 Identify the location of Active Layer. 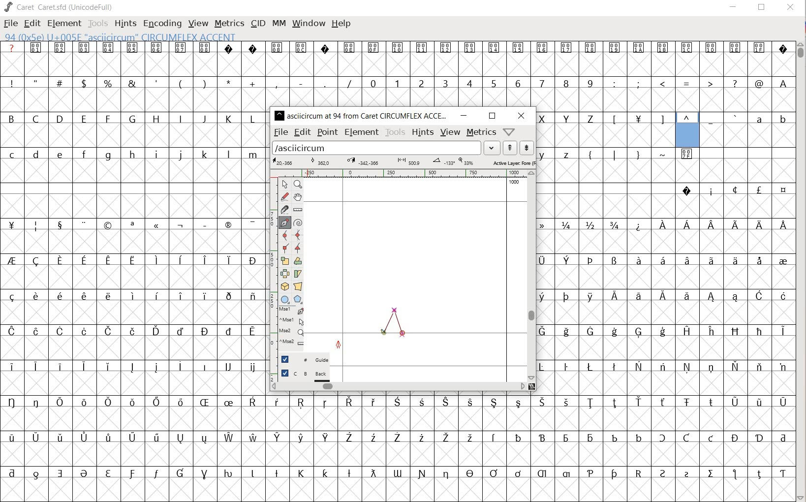
(403, 162).